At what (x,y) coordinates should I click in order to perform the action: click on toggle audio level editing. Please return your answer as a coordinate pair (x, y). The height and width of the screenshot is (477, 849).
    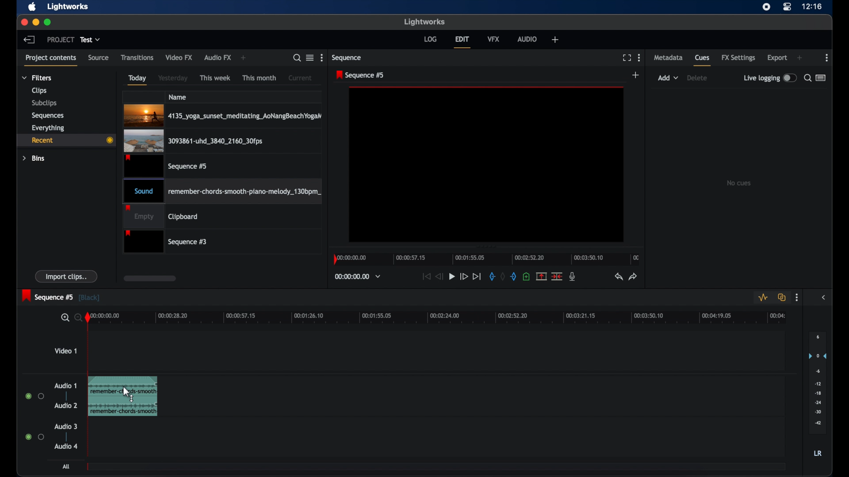
    Looking at the image, I should click on (763, 298).